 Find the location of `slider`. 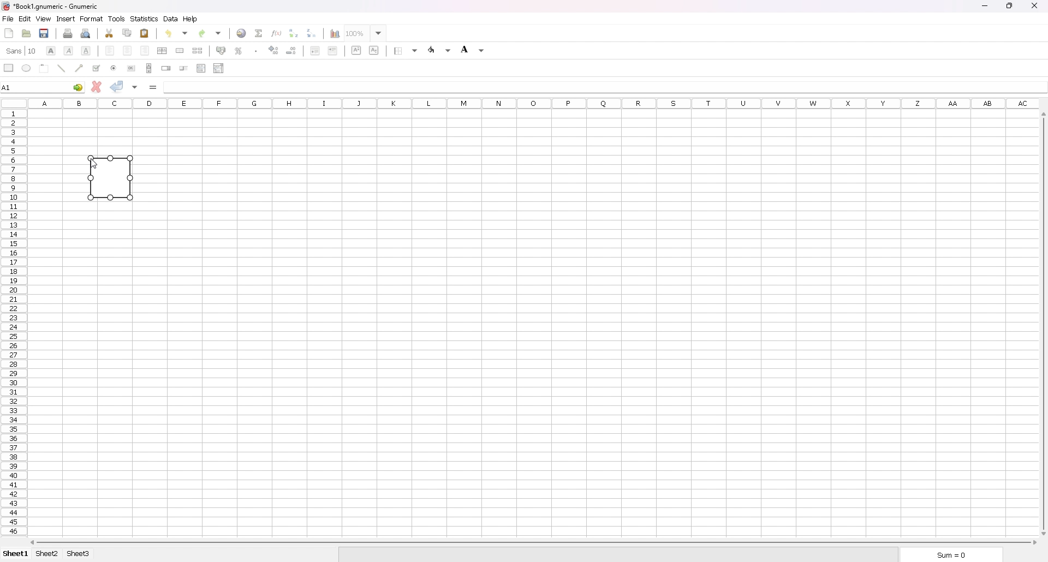

slider is located at coordinates (183, 69).